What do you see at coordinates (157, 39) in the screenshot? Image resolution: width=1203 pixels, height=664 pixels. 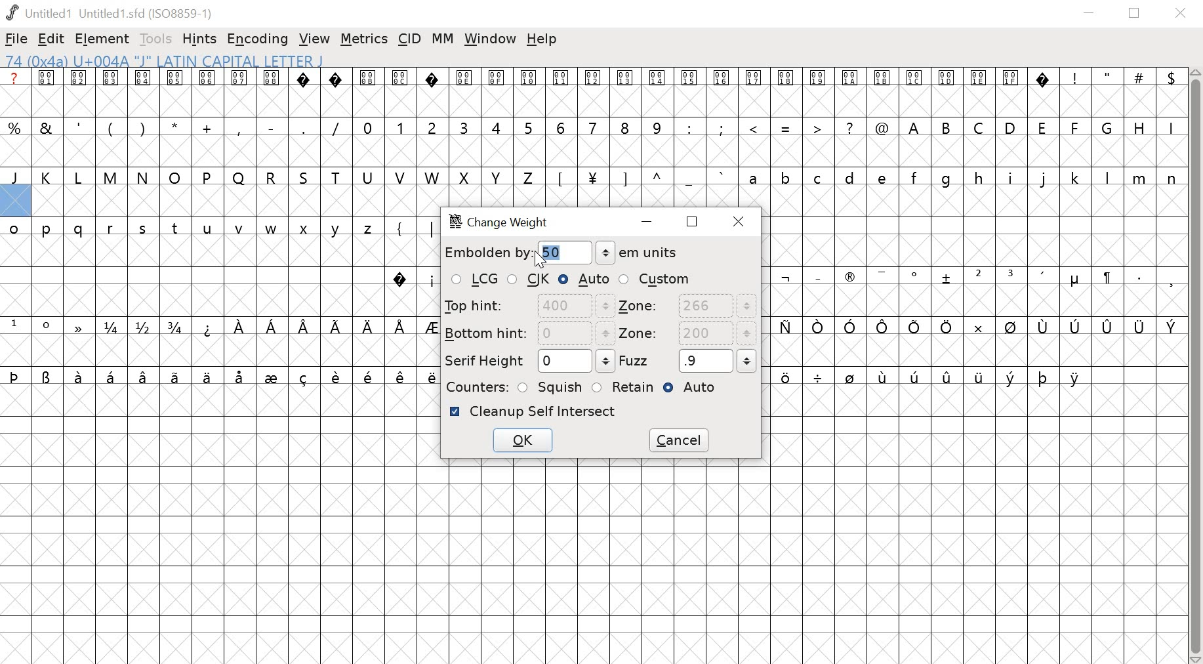 I see `TOOLS` at bounding box center [157, 39].